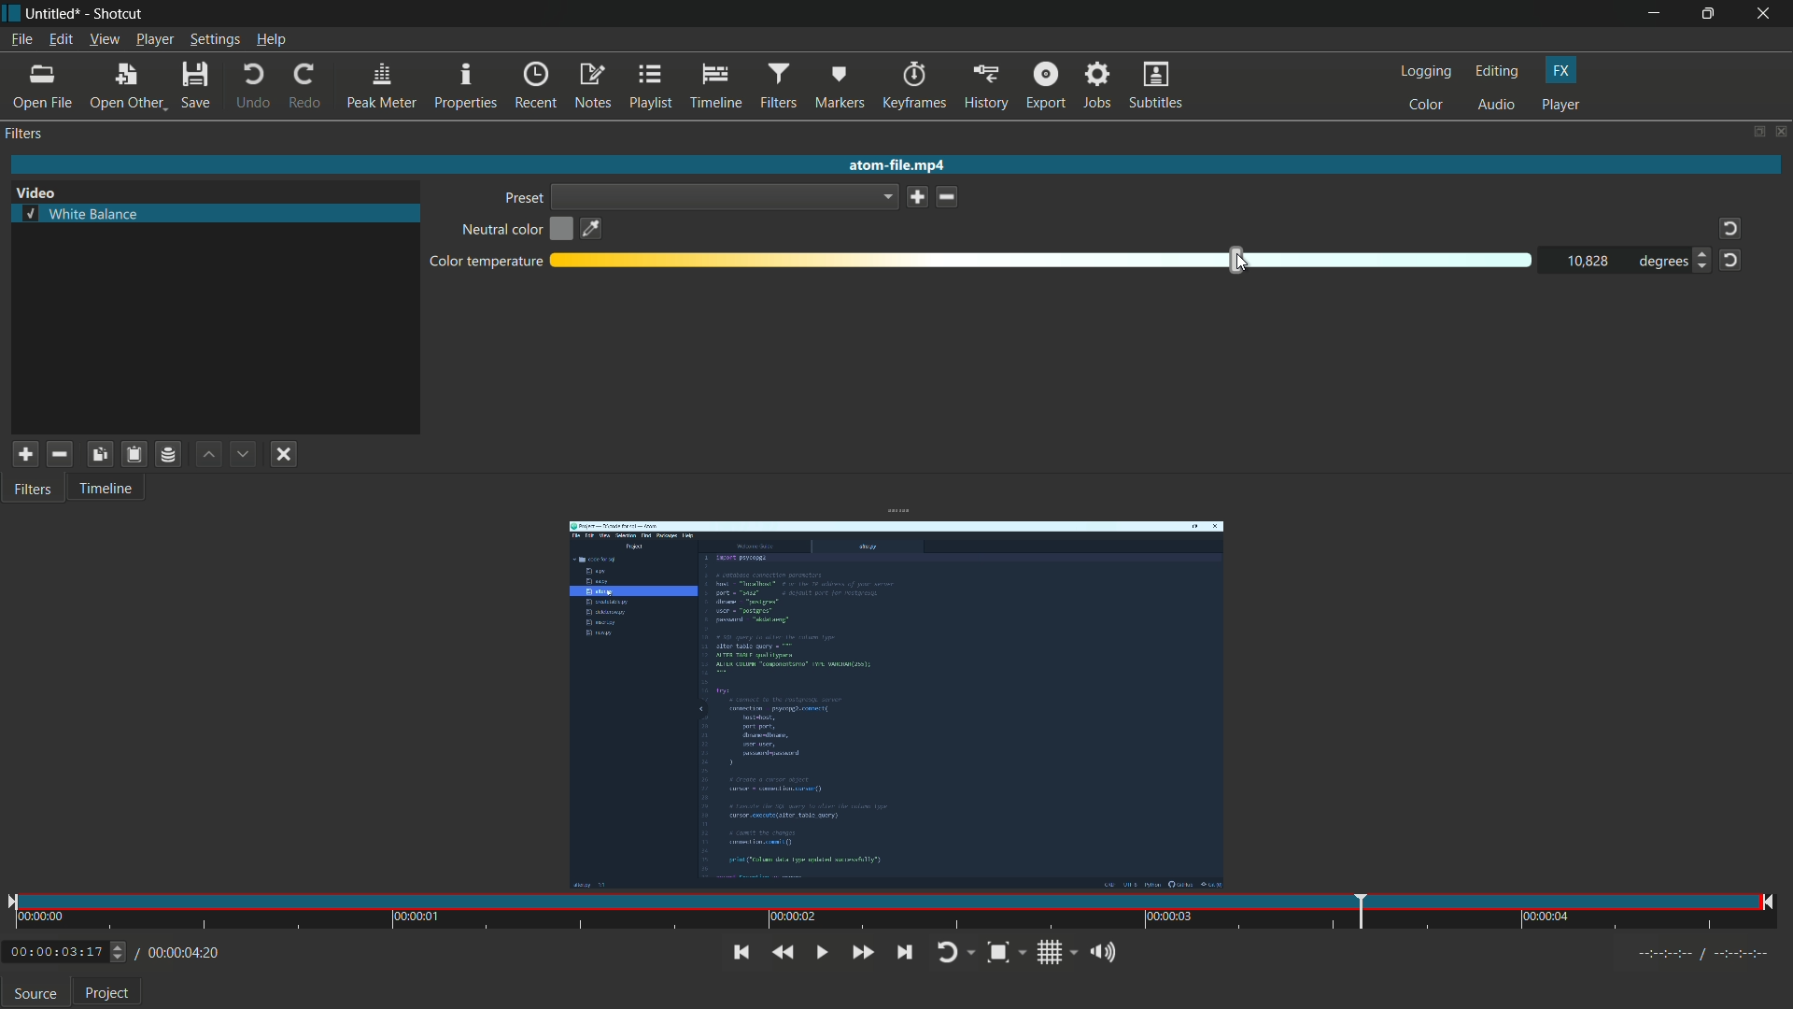 The height and width of the screenshot is (1009, 1793). Describe the element at coordinates (245, 454) in the screenshot. I see `move filter down` at that location.